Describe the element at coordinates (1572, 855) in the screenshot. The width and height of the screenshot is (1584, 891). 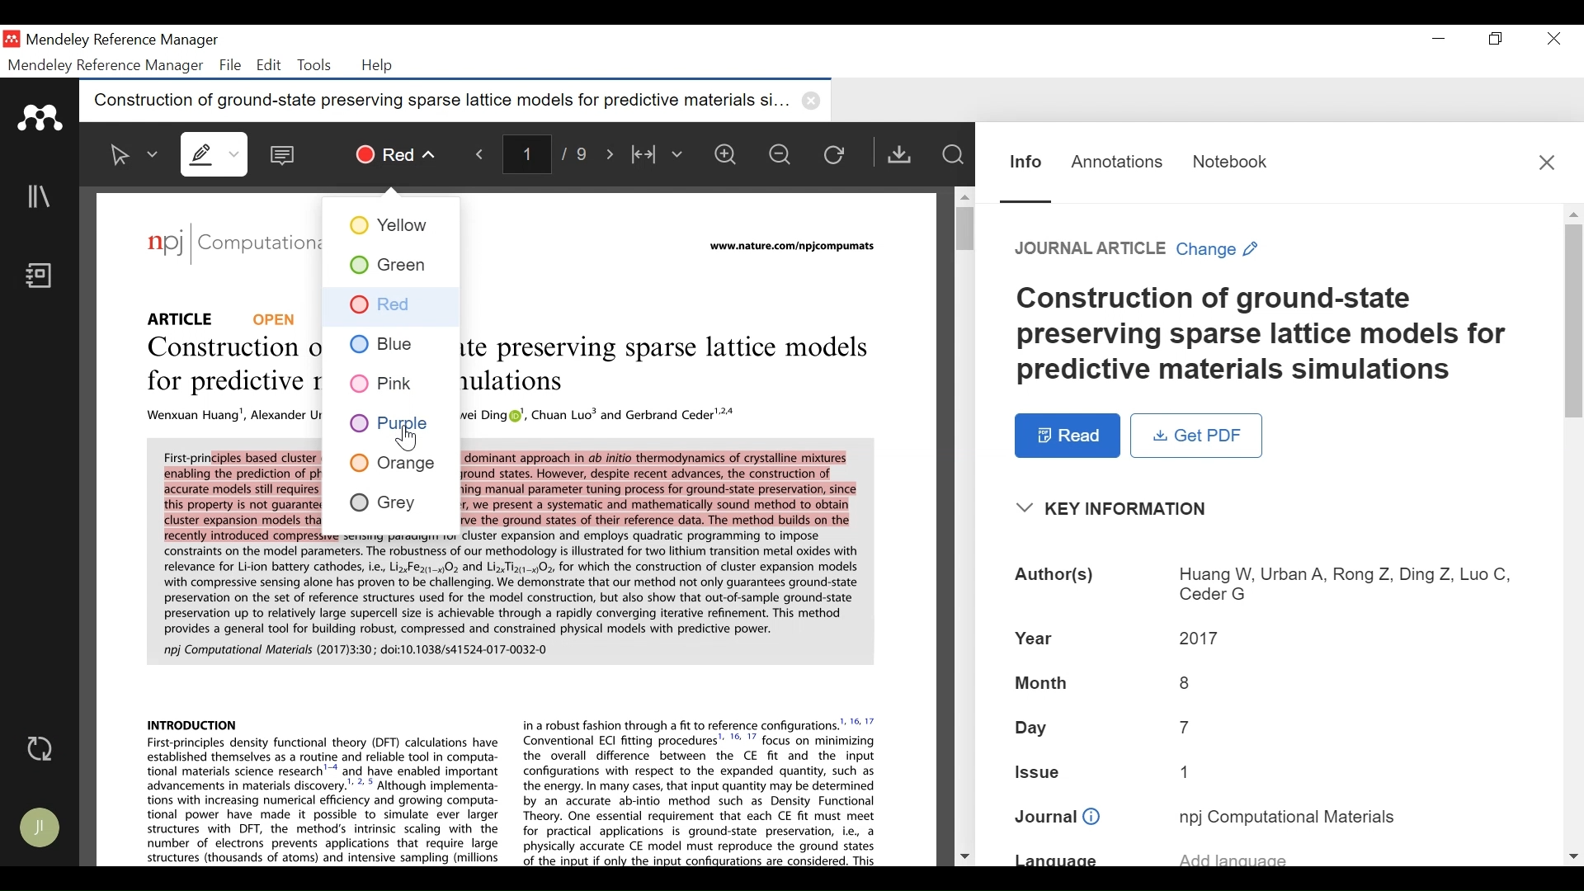
I see `Scroll down` at that location.